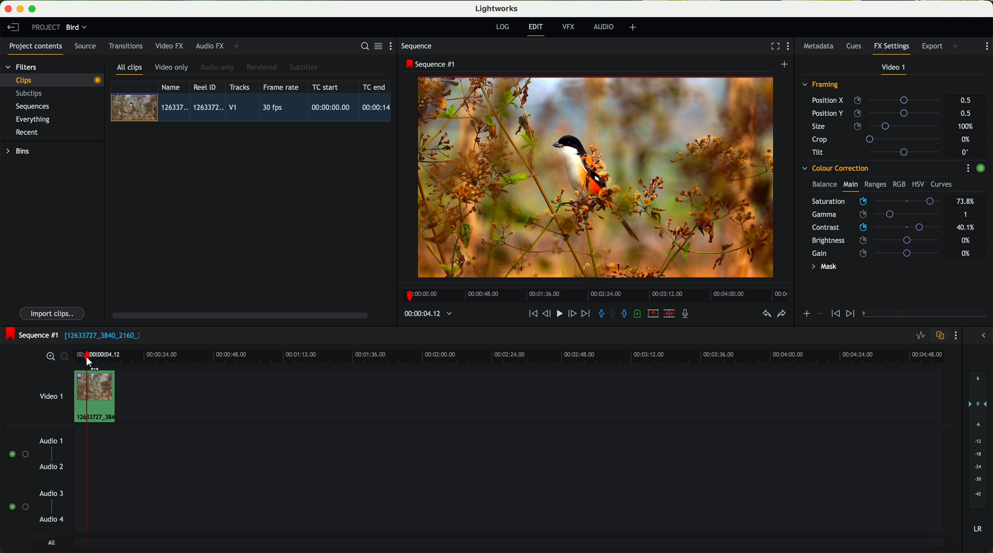 Image resolution: width=993 pixels, height=553 pixels. I want to click on size, so click(878, 126).